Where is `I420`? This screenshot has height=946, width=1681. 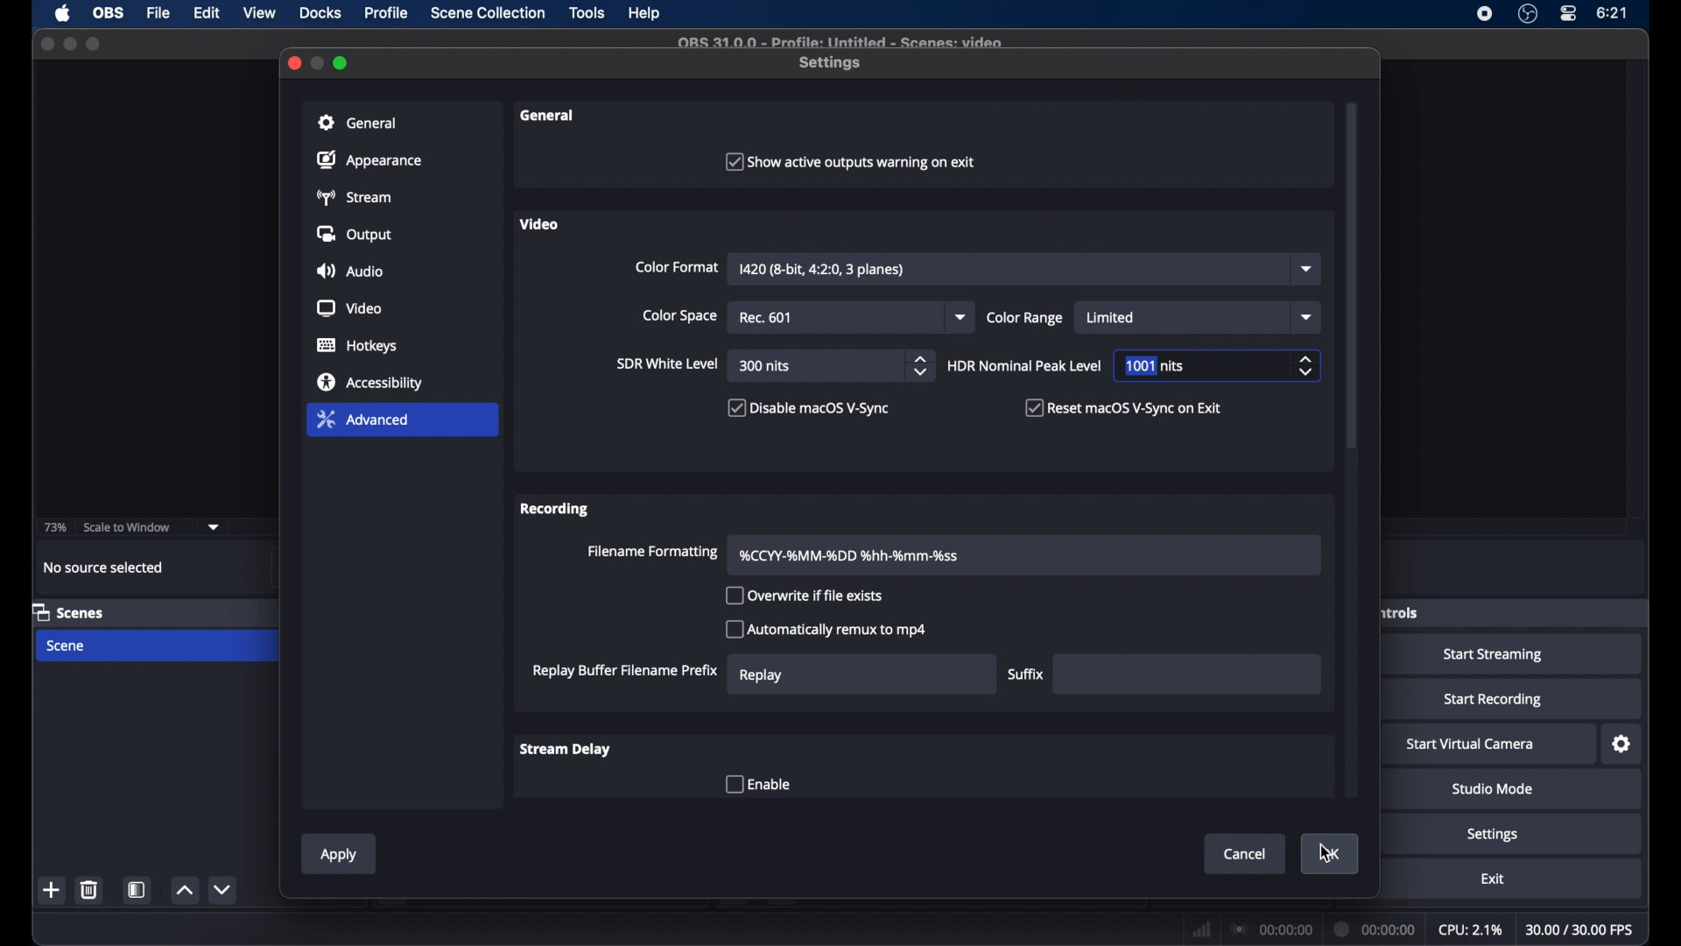 I420 is located at coordinates (821, 269).